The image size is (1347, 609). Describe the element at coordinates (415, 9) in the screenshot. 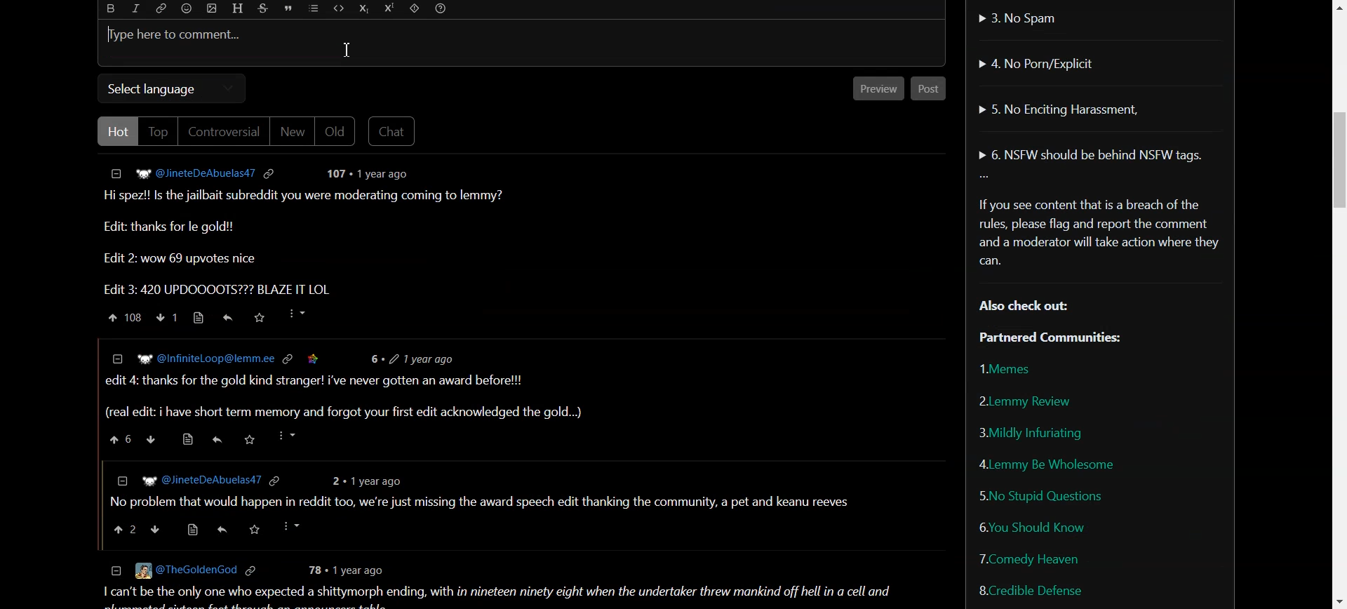

I see `Spoiler` at that location.